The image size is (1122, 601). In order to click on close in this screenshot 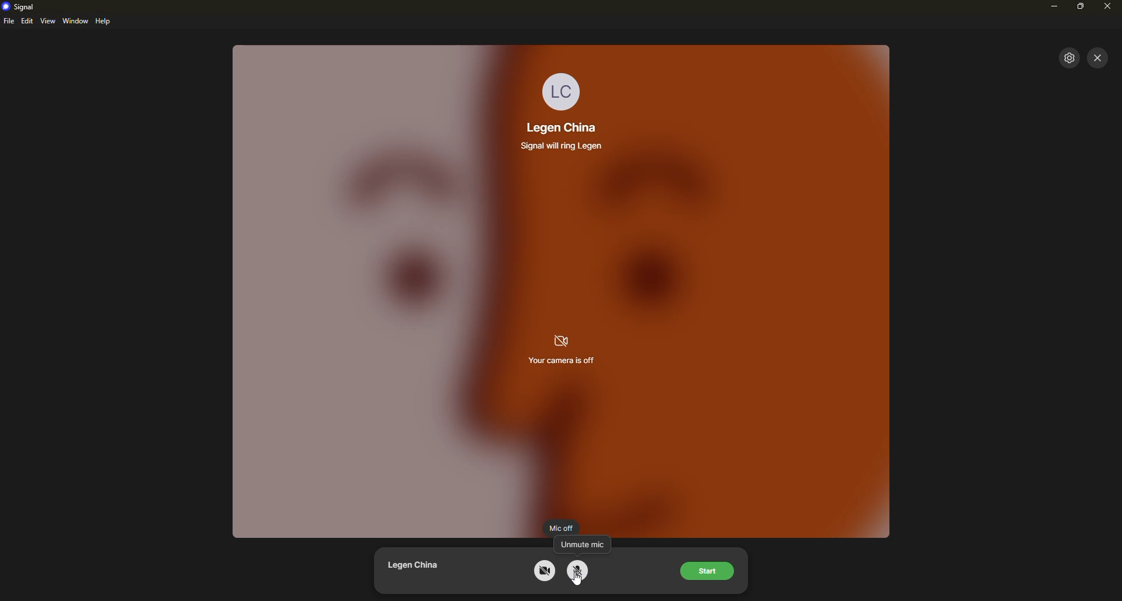, I will do `click(1107, 7)`.